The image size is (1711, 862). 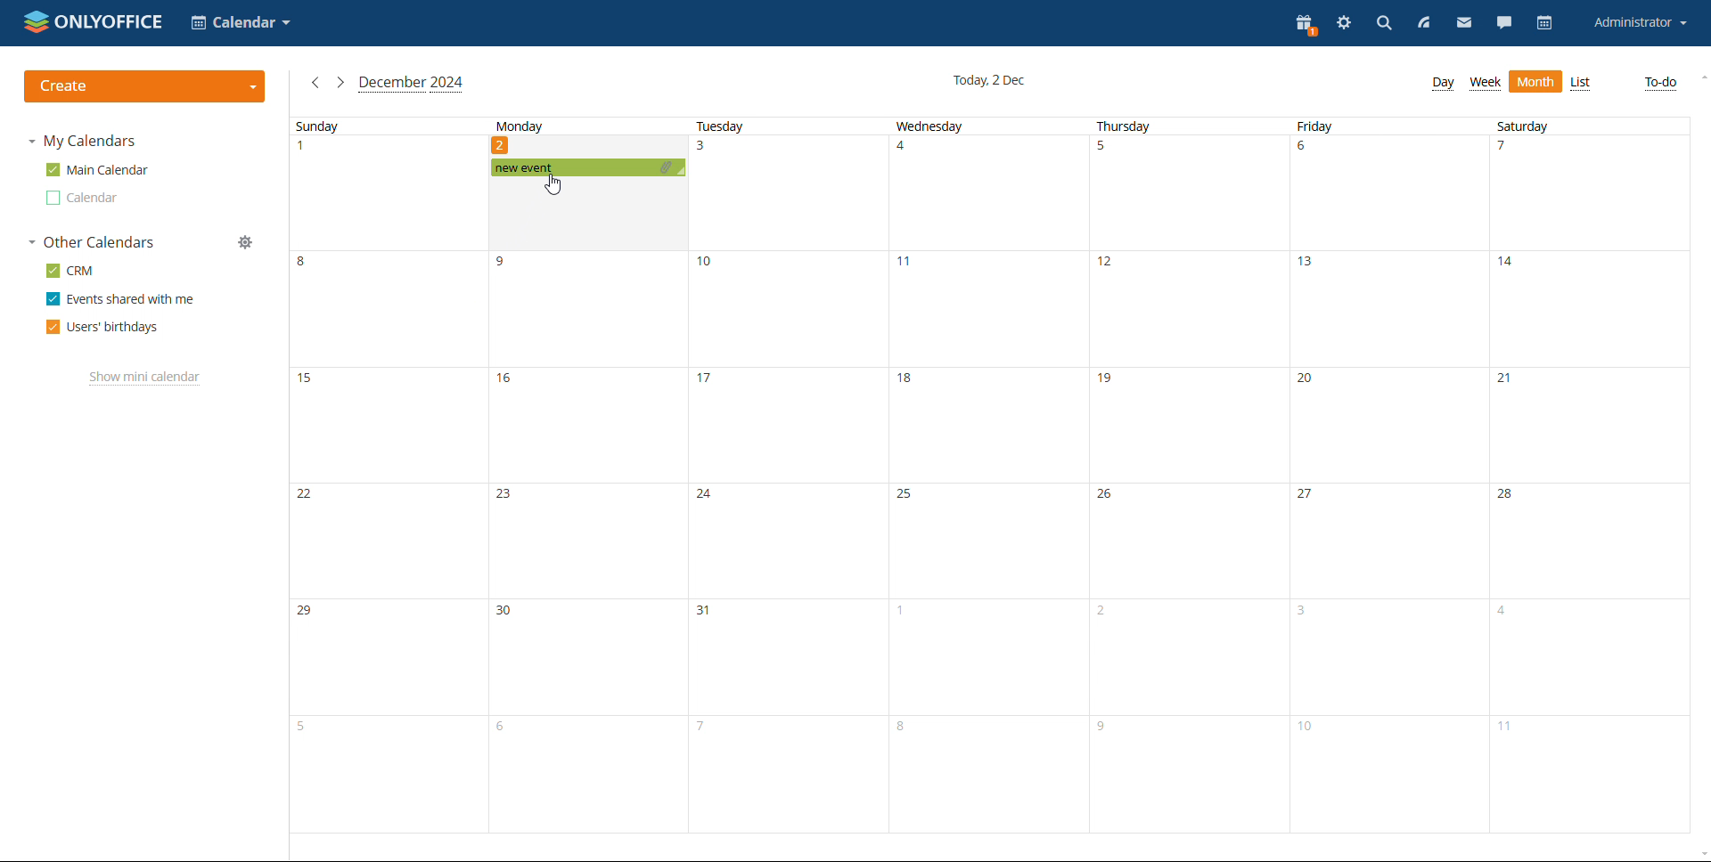 I want to click on Month, so click(x=1536, y=83).